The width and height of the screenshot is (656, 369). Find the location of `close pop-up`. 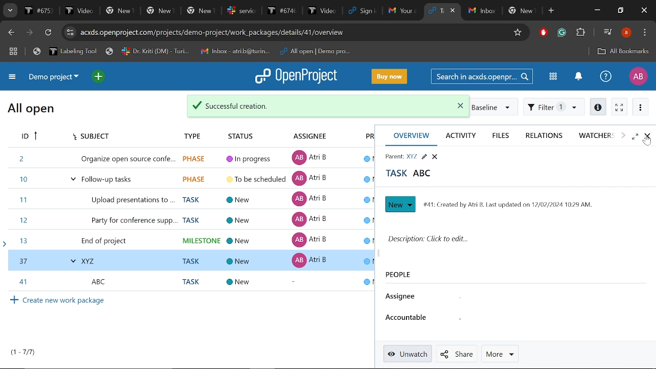

close pop-up is located at coordinates (454, 105).